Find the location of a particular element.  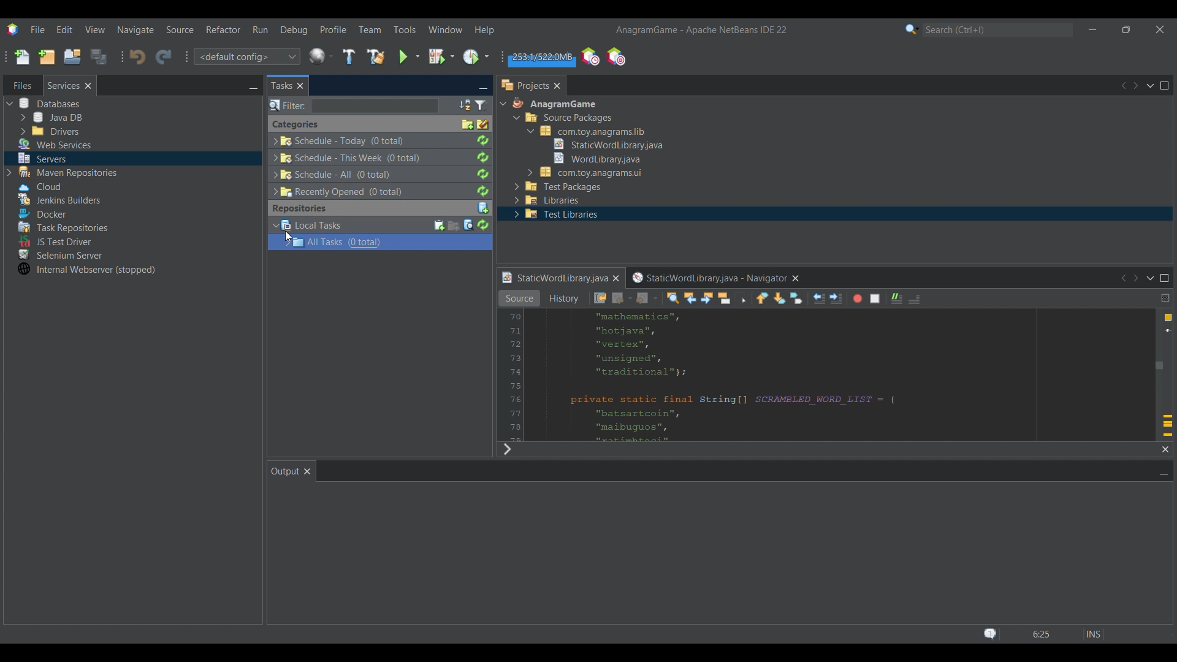

 is located at coordinates (598, 298).